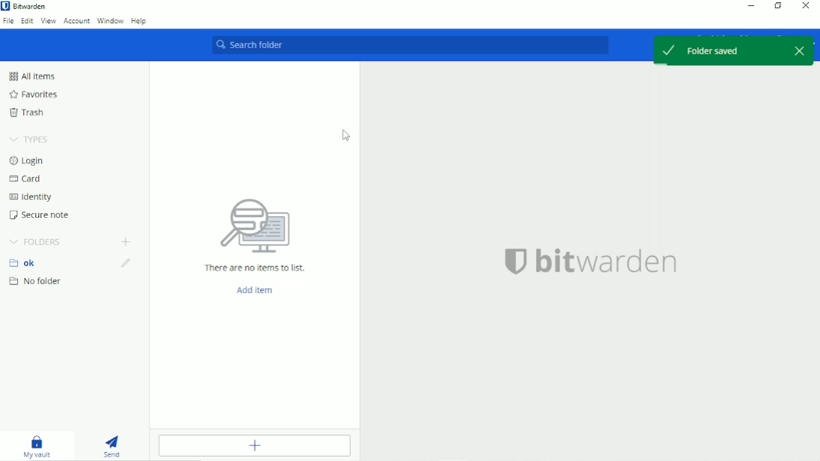 The image size is (820, 461). I want to click on Edit folder, so click(125, 264).